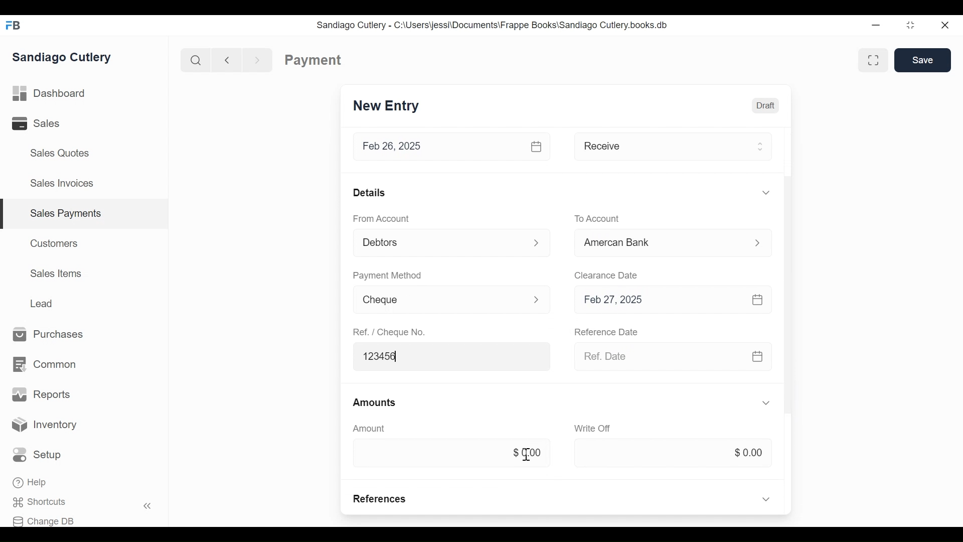 The height and width of the screenshot is (542, 963). What do you see at coordinates (538, 147) in the screenshot?
I see `Calendar` at bounding box center [538, 147].